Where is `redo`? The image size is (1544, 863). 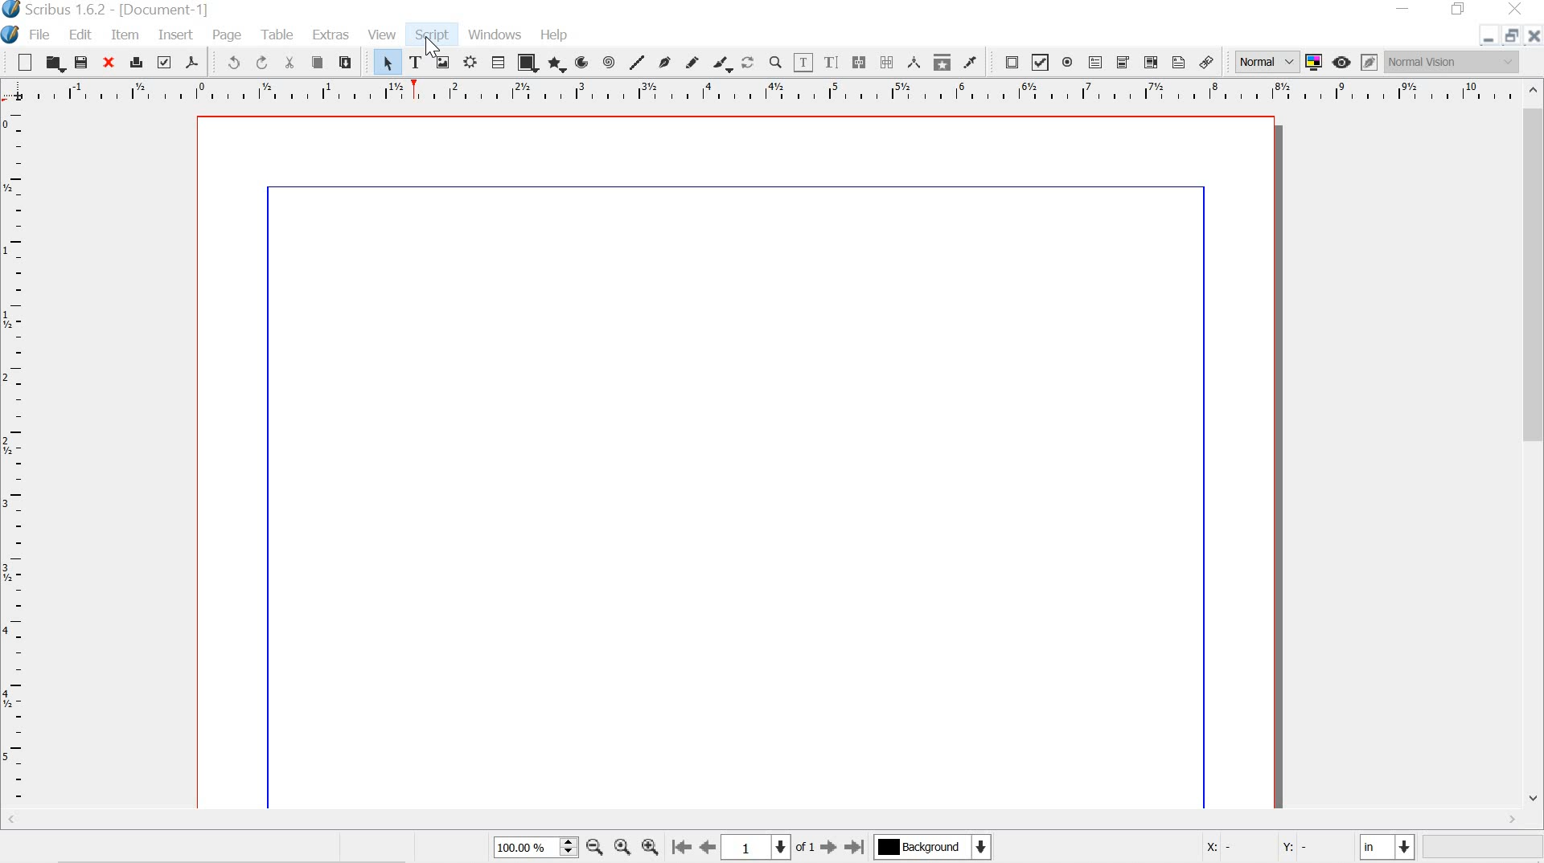 redo is located at coordinates (263, 63).